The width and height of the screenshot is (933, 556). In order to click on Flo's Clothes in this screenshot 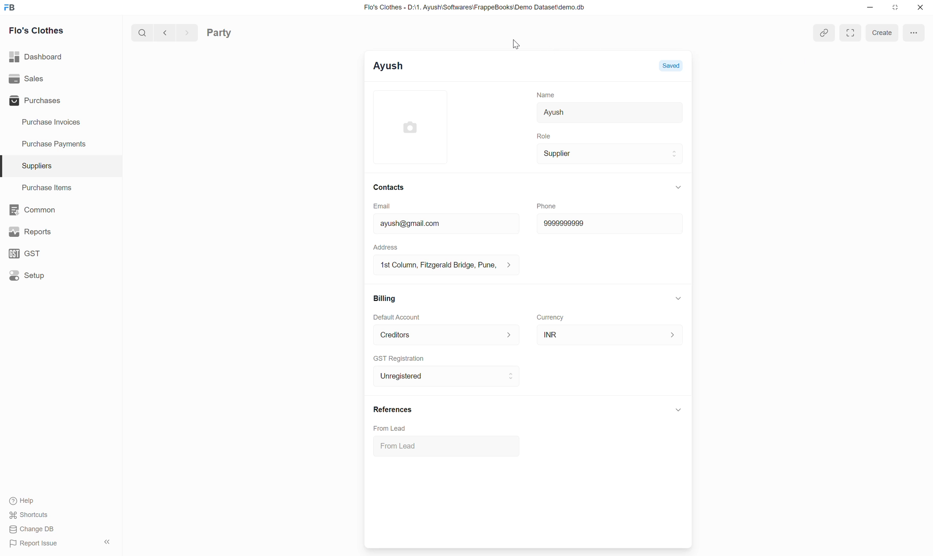, I will do `click(36, 30)`.